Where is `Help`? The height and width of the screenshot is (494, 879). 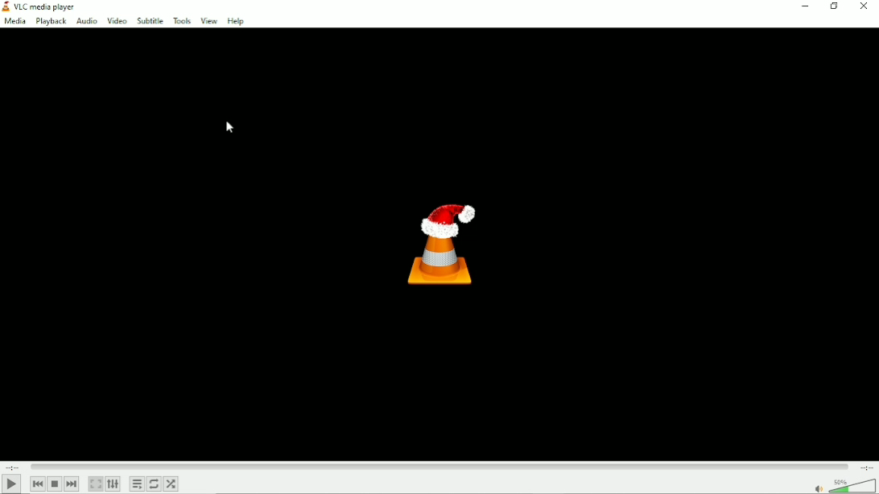 Help is located at coordinates (241, 20).